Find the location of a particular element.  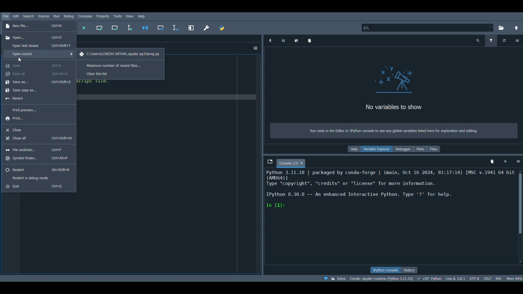

Interrupt kernel is located at coordinates (504, 161).